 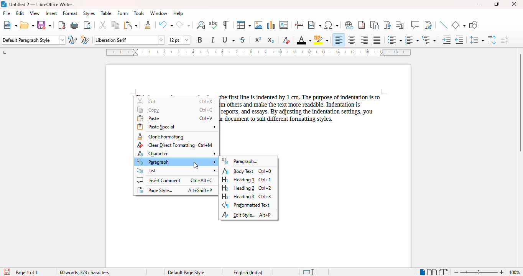 I want to click on insert, so click(x=51, y=13).